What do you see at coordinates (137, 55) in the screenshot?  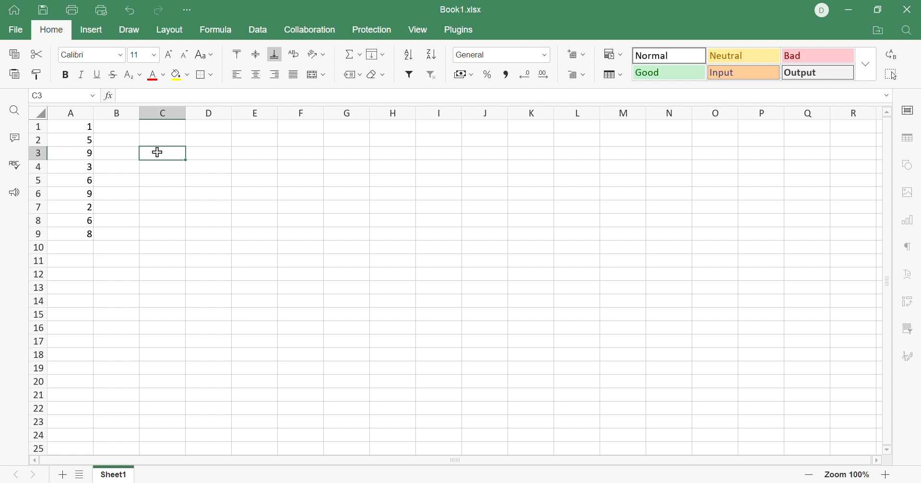 I see `font size` at bounding box center [137, 55].